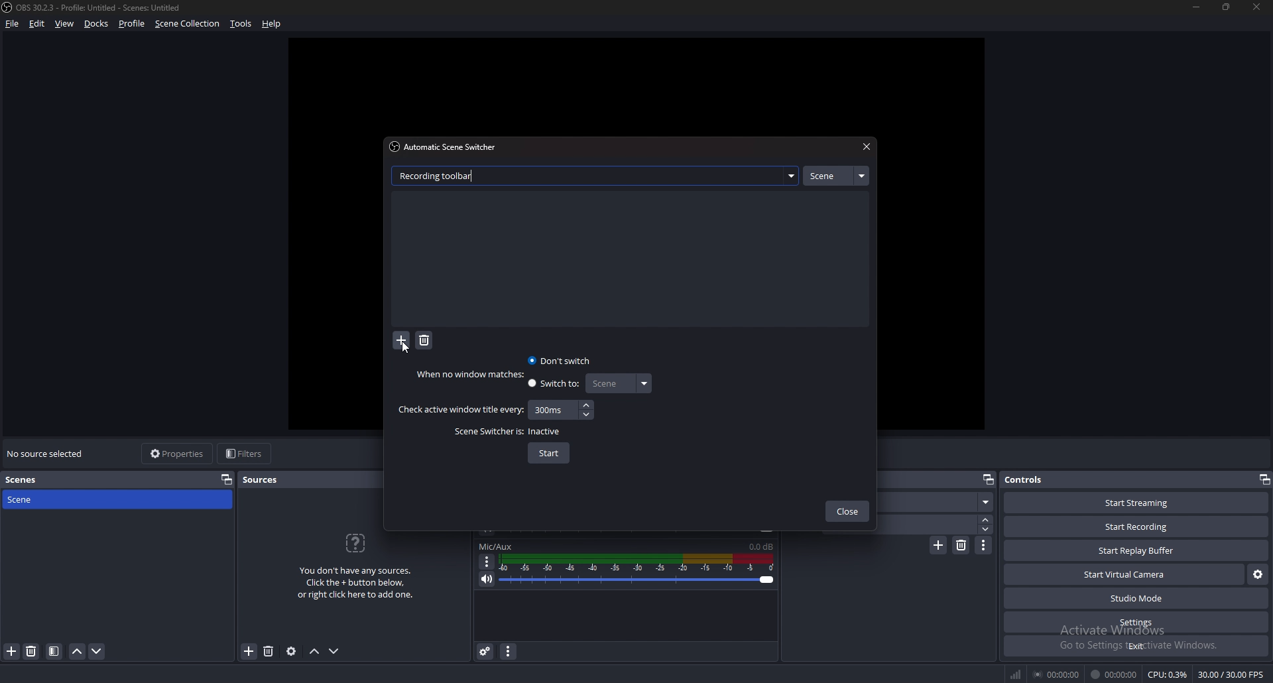 The width and height of the screenshot is (1273, 683). What do you see at coordinates (132, 23) in the screenshot?
I see `profile` at bounding box center [132, 23].